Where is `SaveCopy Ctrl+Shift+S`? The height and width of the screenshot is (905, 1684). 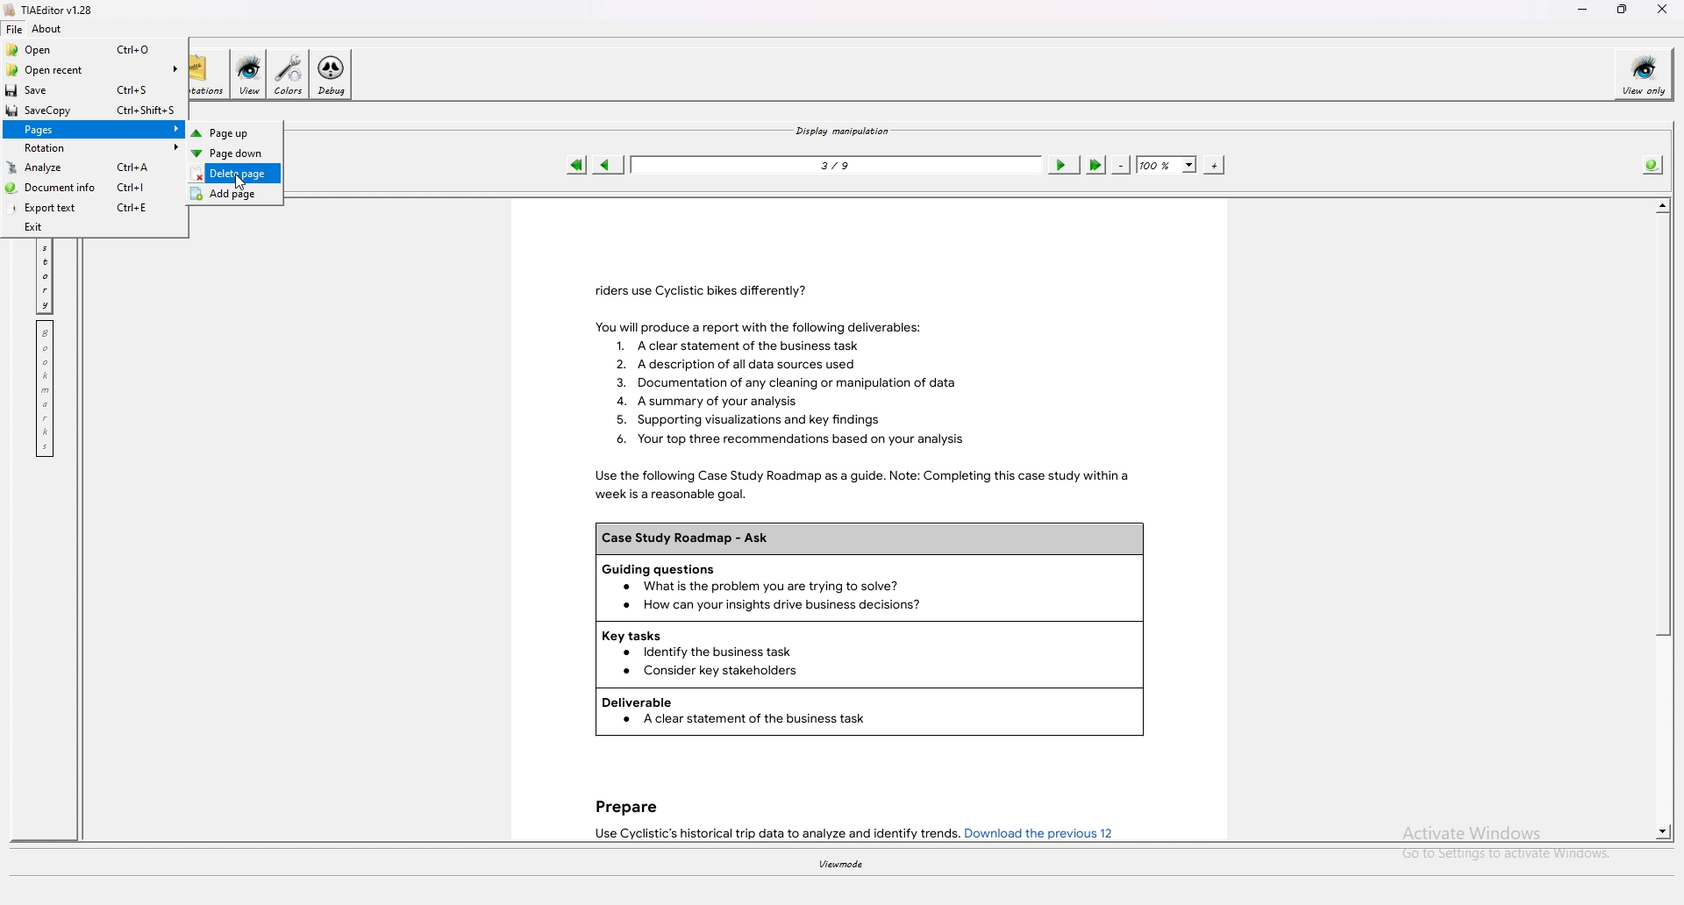 SaveCopy Ctrl+Shift+S is located at coordinates (92, 110).